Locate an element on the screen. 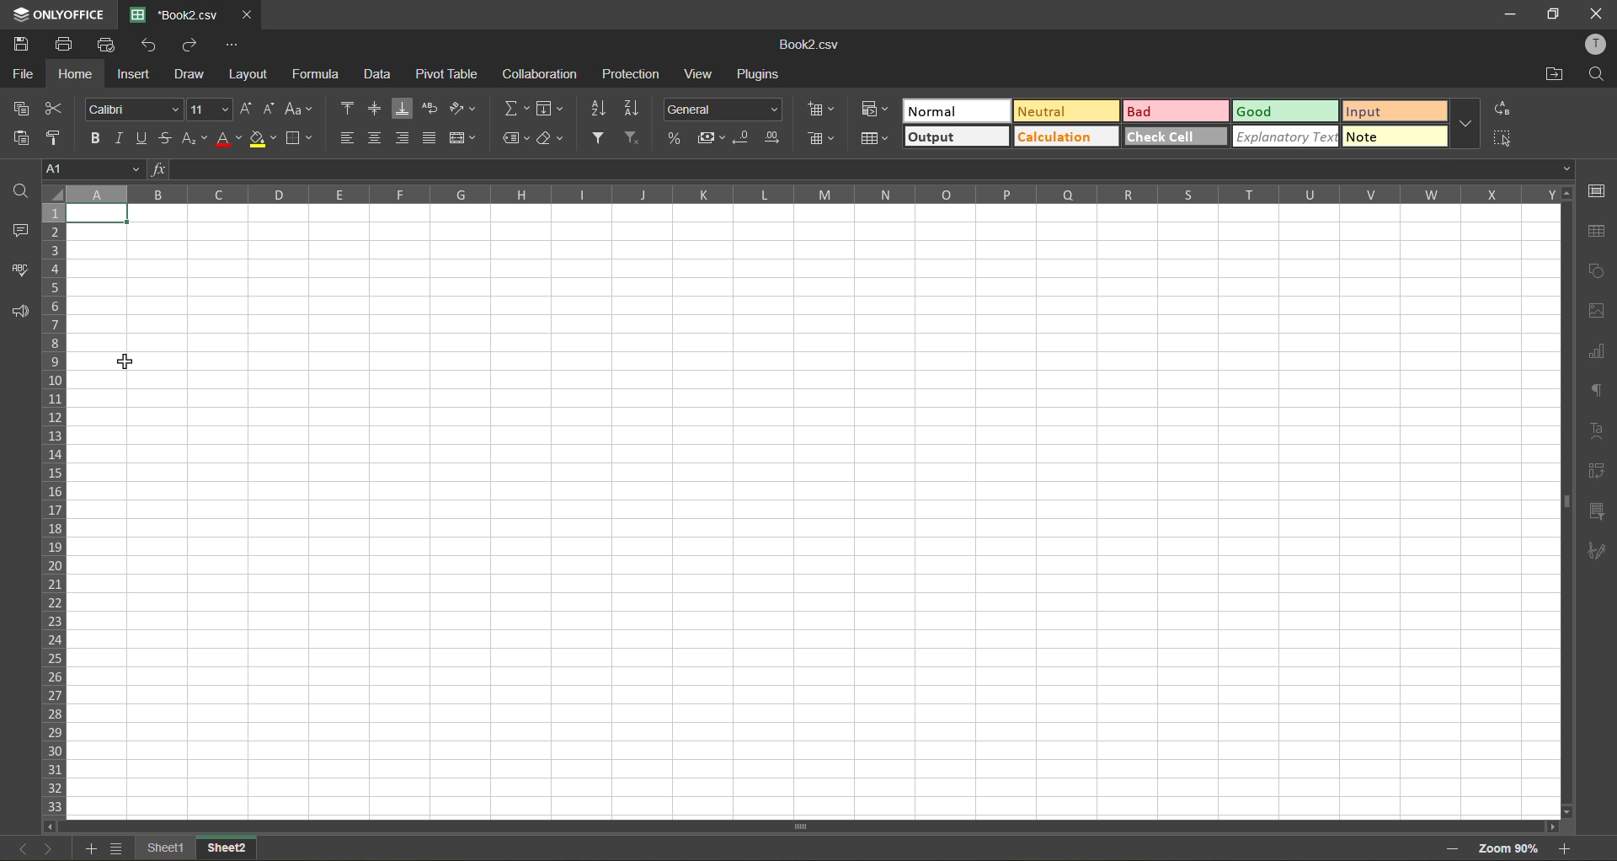 This screenshot has height=861, width=1617. working sheet 2 is located at coordinates (813, 521).